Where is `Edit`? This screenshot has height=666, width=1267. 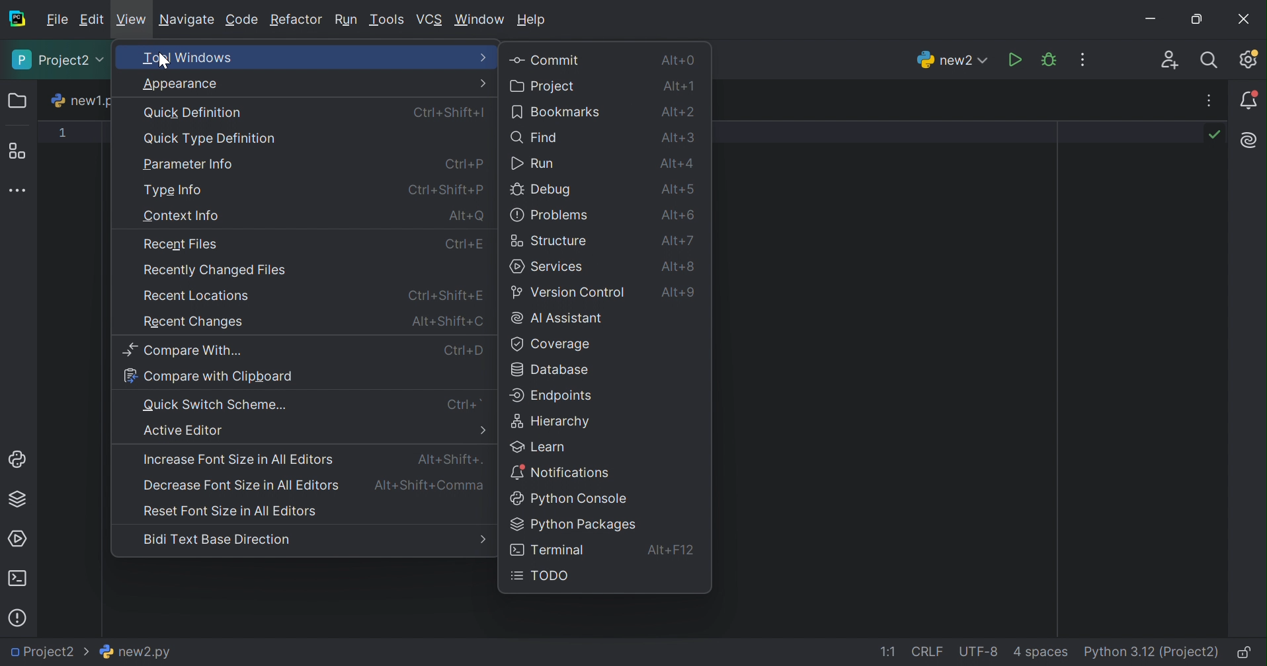 Edit is located at coordinates (91, 19).